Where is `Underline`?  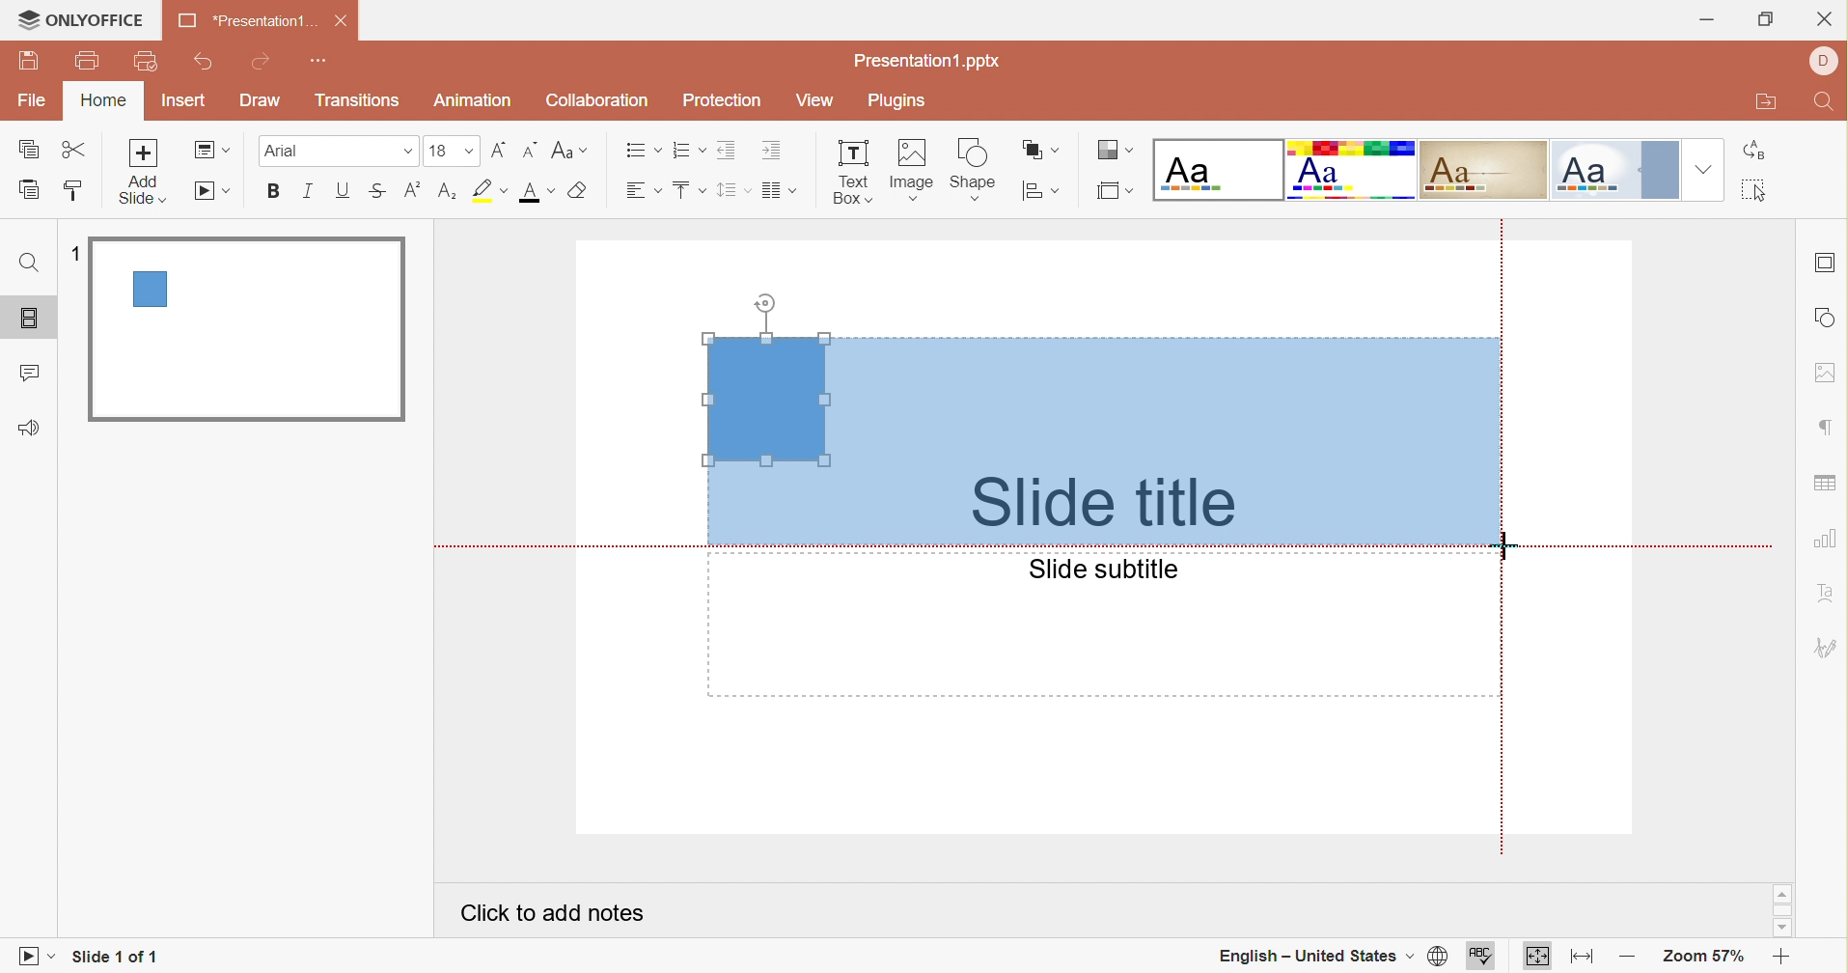 Underline is located at coordinates (340, 192).